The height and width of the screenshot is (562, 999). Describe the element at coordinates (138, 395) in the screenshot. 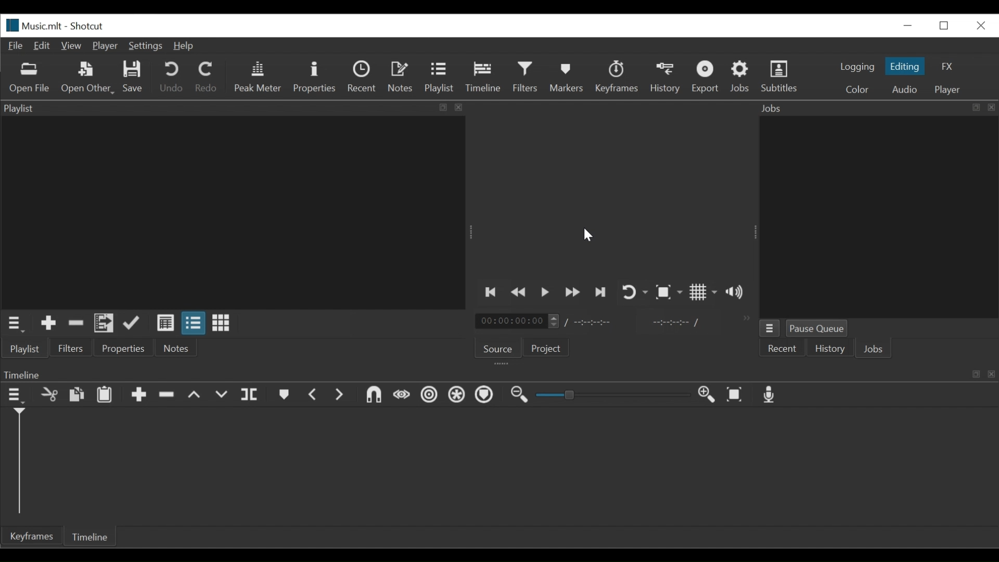

I see `Append` at that location.